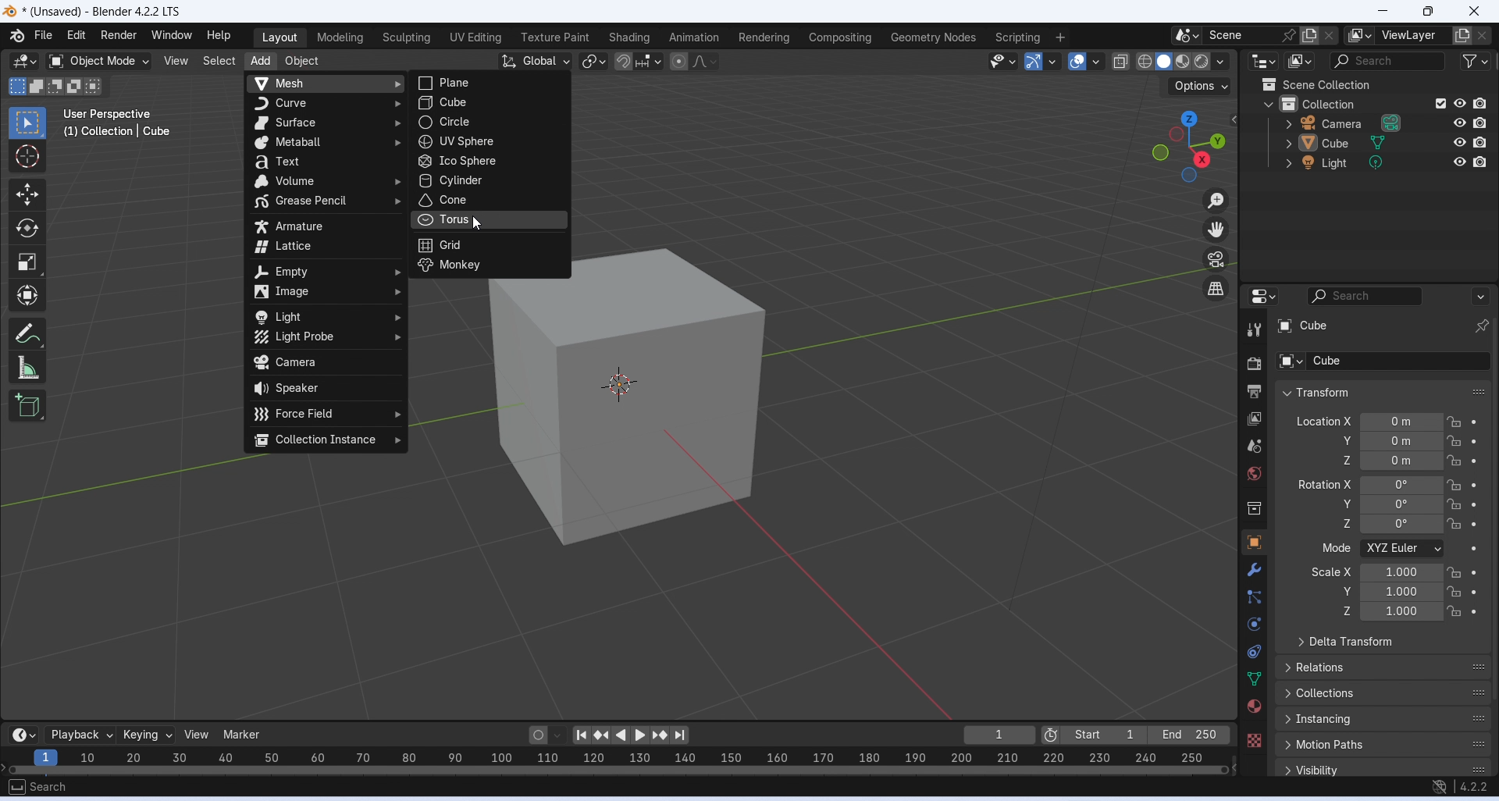  What do you see at coordinates (1347, 611) in the screenshot?
I see `Scale  Z` at bounding box center [1347, 611].